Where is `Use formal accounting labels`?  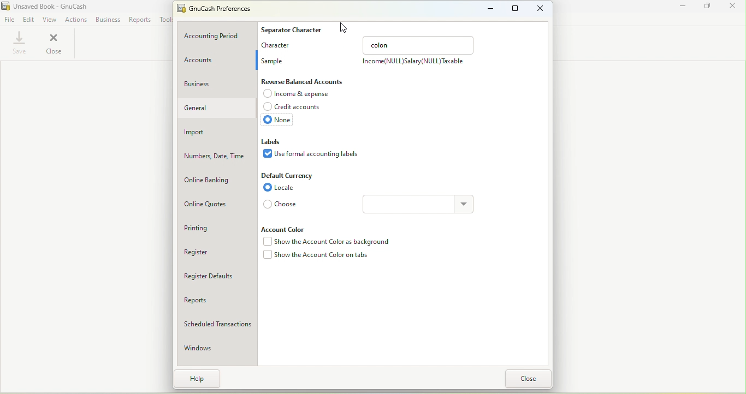
Use formal accounting labels is located at coordinates (312, 156).